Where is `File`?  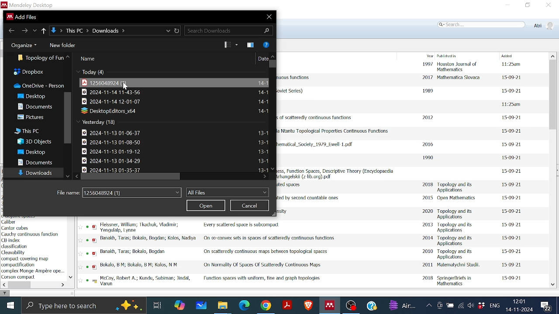
File is located at coordinates (110, 93).